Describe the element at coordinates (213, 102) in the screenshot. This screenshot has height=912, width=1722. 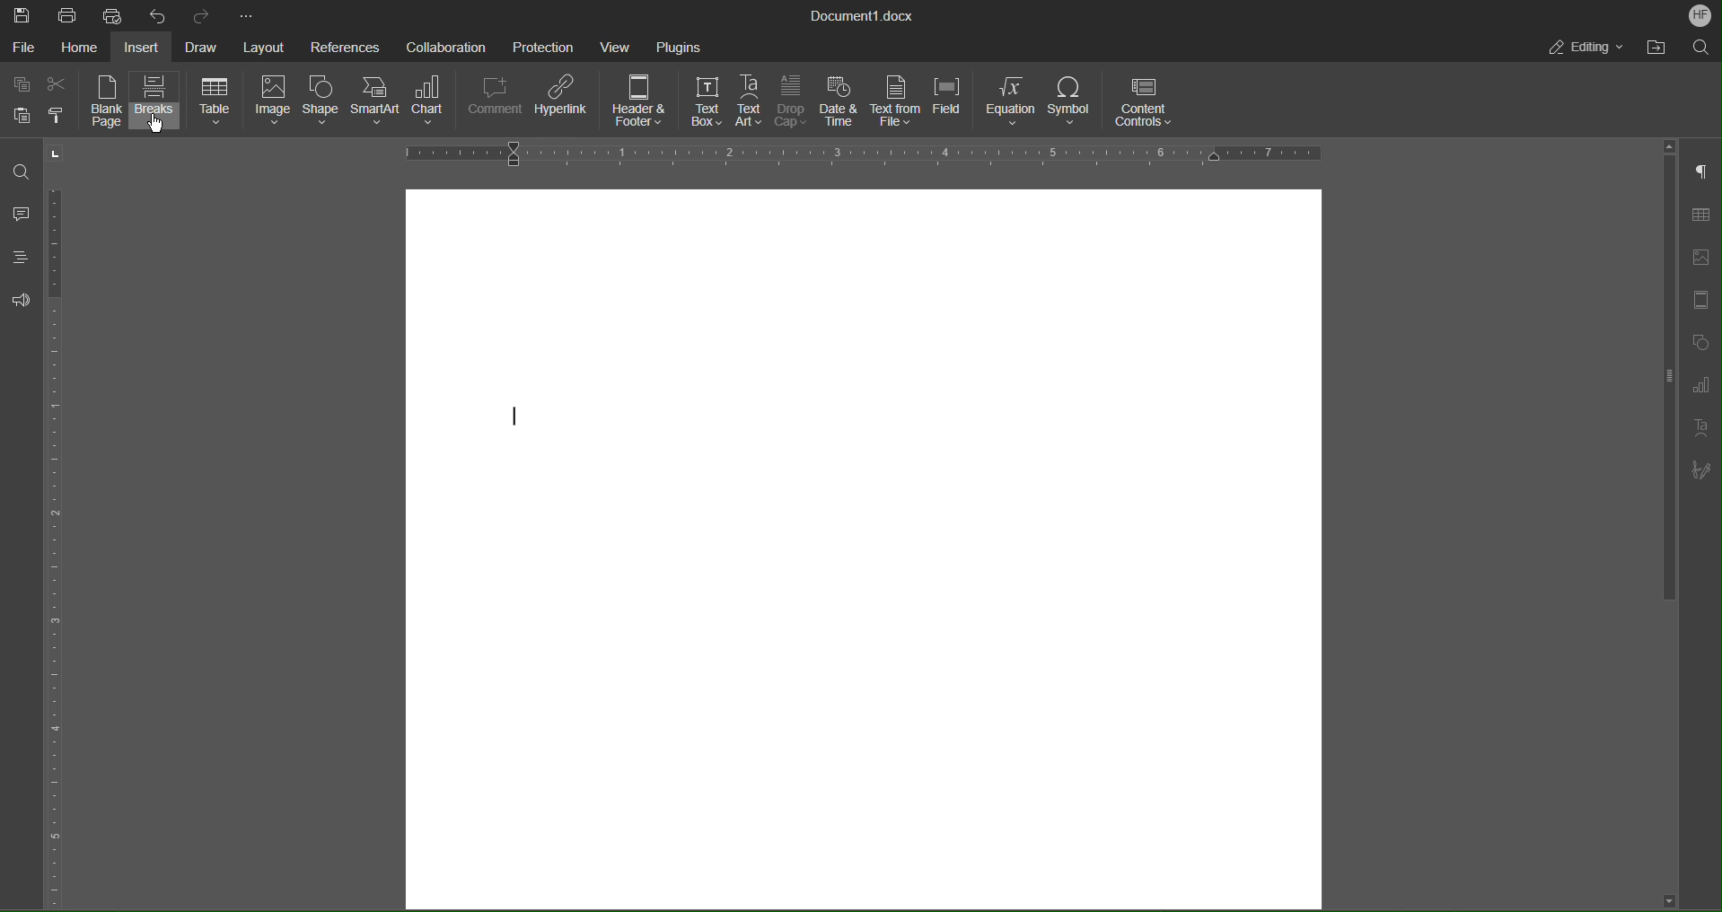
I see `Table` at that location.